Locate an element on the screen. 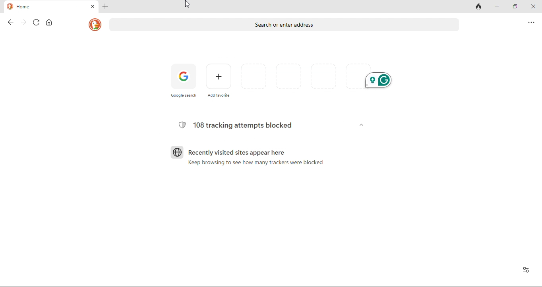  add new tab is located at coordinates (106, 7).